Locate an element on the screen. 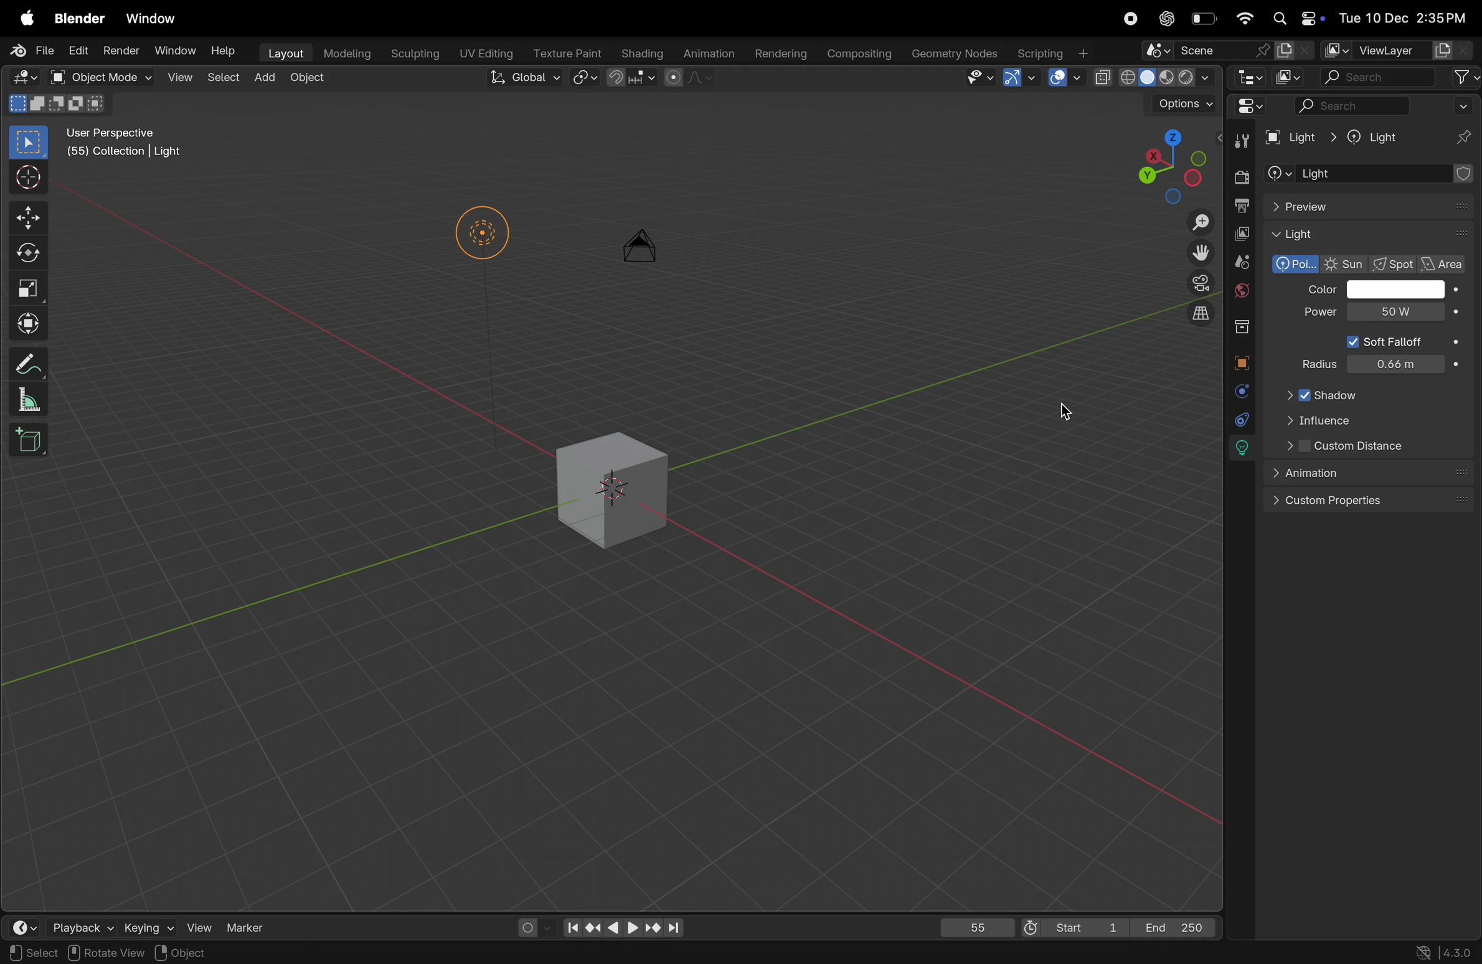 Image resolution: width=1482 pixels, height=964 pixels. Window is located at coordinates (174, 50).